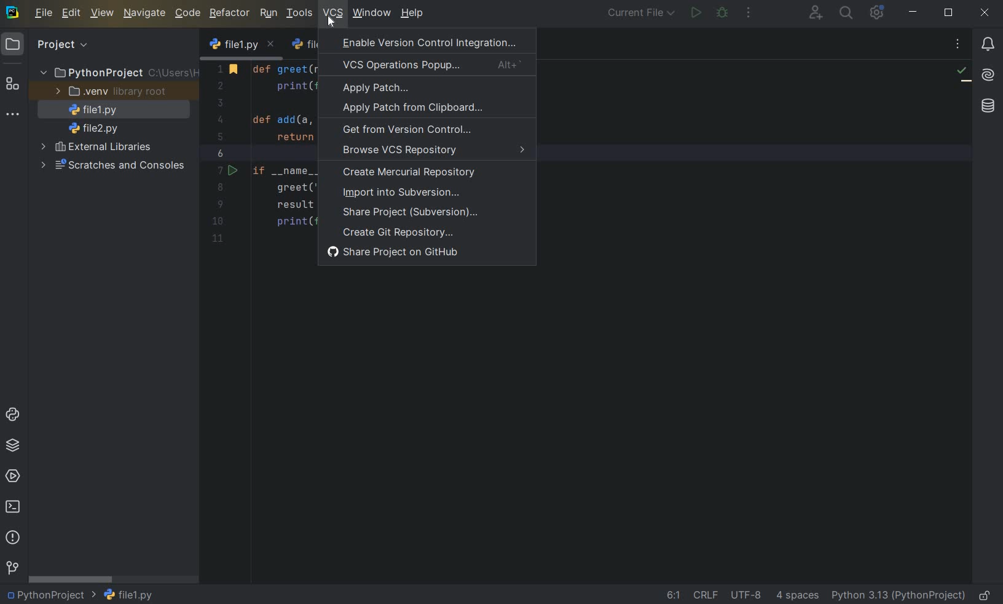 Image resolution: width=1003 pixels, height=604 pixels. I want to click on enable version control integration, so click(428, 42).